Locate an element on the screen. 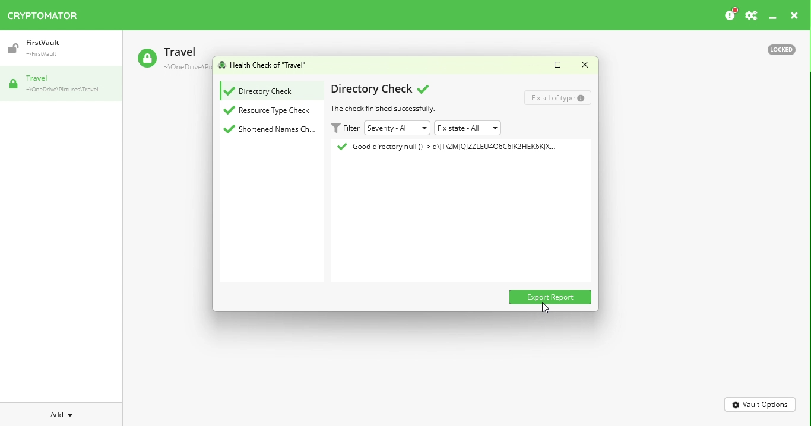  Health Checks of "Travel" is located at coordinates (262, 65).